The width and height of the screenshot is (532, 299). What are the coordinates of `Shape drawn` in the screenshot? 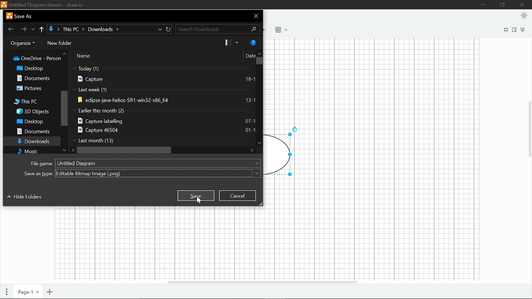 It's located at (283, 152).